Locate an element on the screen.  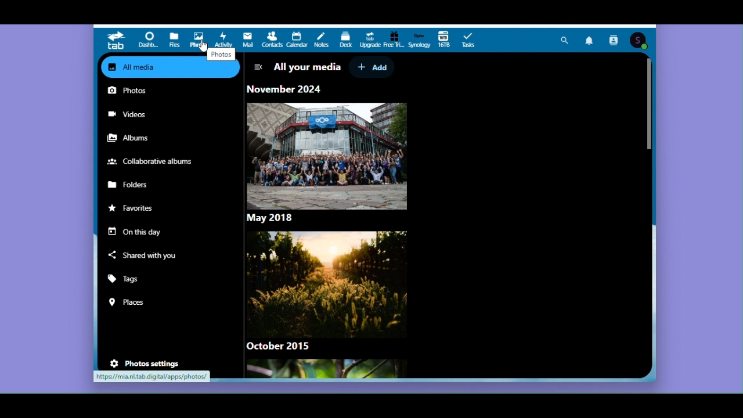
Videos is located at coordinates (132, 114).